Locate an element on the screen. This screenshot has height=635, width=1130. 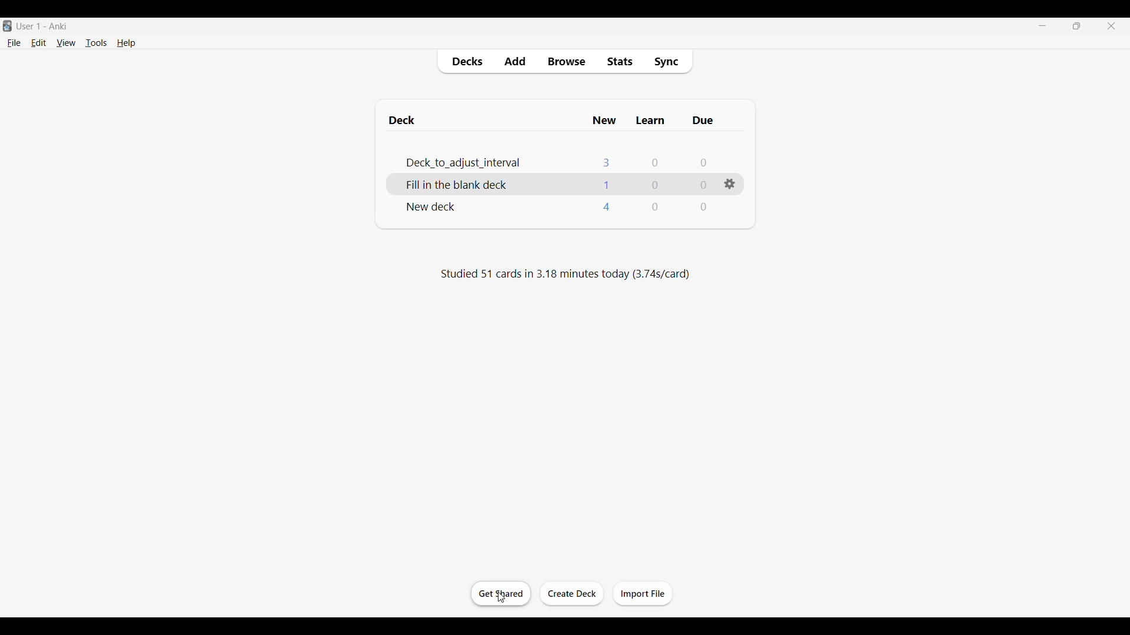
0 is located at coordinates (701, 185).